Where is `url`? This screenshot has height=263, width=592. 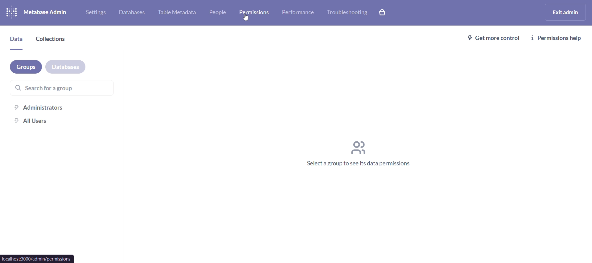 url is located at coordinates (37, 258).